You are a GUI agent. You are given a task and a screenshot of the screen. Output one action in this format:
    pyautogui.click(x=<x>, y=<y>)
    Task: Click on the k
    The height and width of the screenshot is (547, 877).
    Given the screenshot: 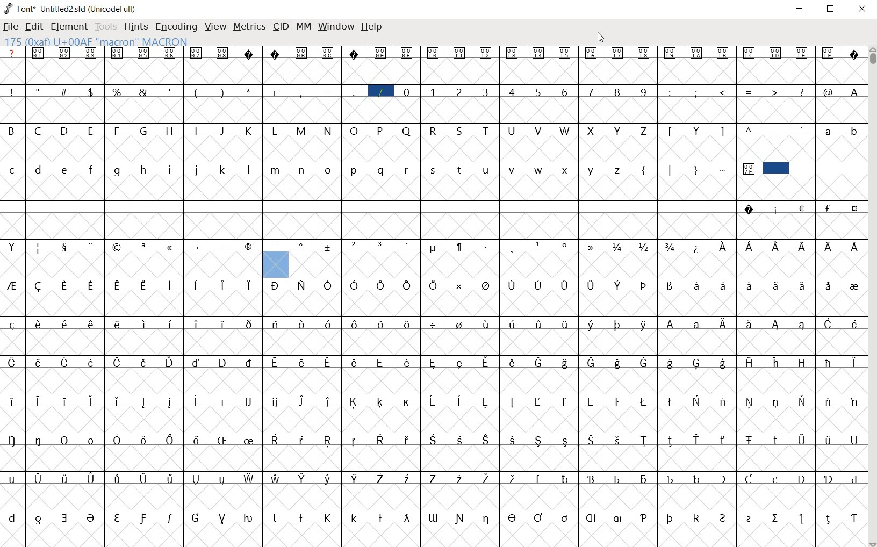 What is the action you would take?
    pyautogui.click(x=224, y=169)
    